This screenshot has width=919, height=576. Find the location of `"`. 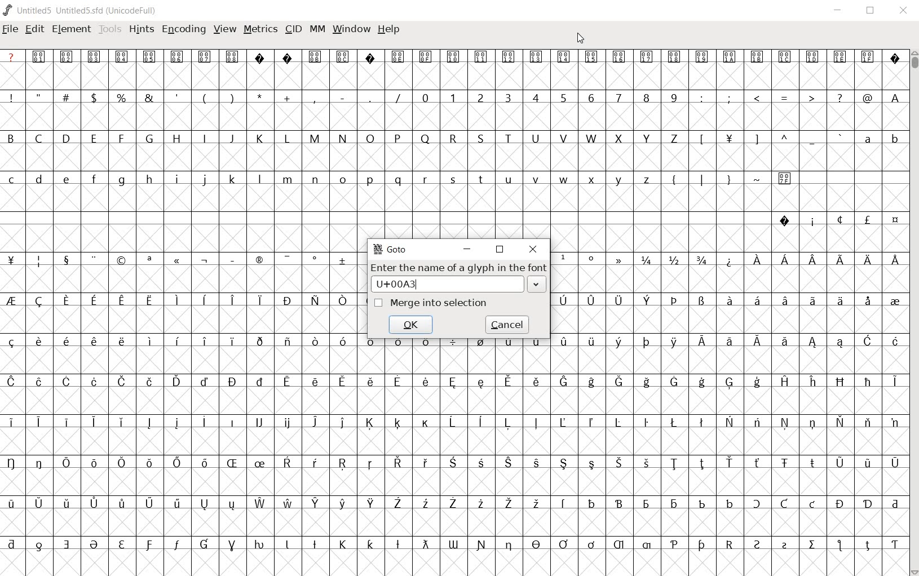

" is located at coordinates (41, 97).